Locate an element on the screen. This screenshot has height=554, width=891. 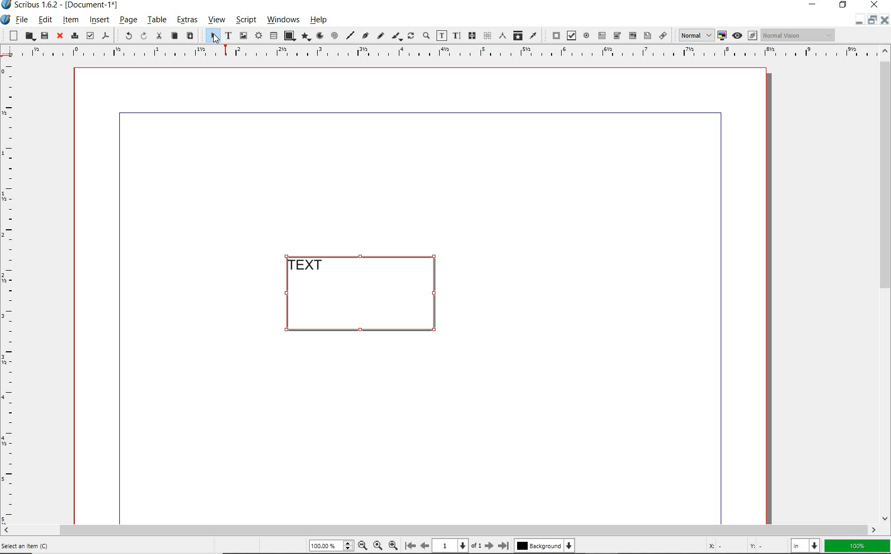
insert is located at coordinates (98, 20).